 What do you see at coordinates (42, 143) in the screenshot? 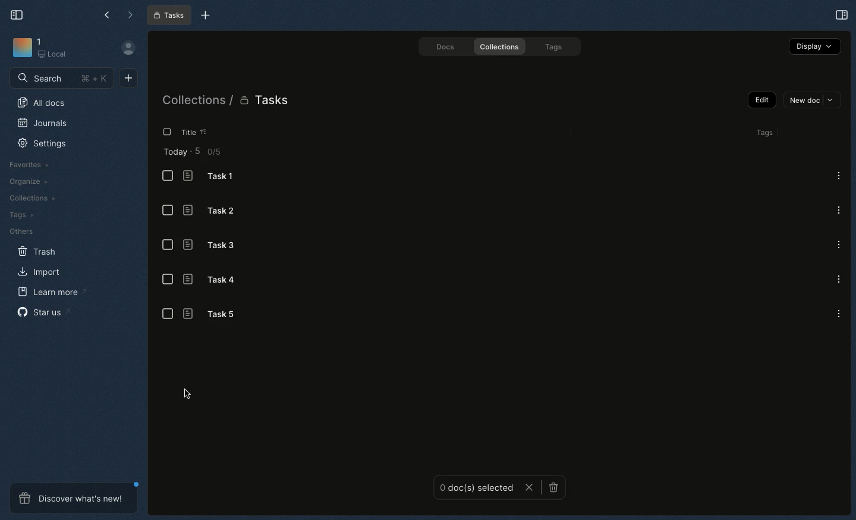
I see `Settings` at bounding box center [42, 143].